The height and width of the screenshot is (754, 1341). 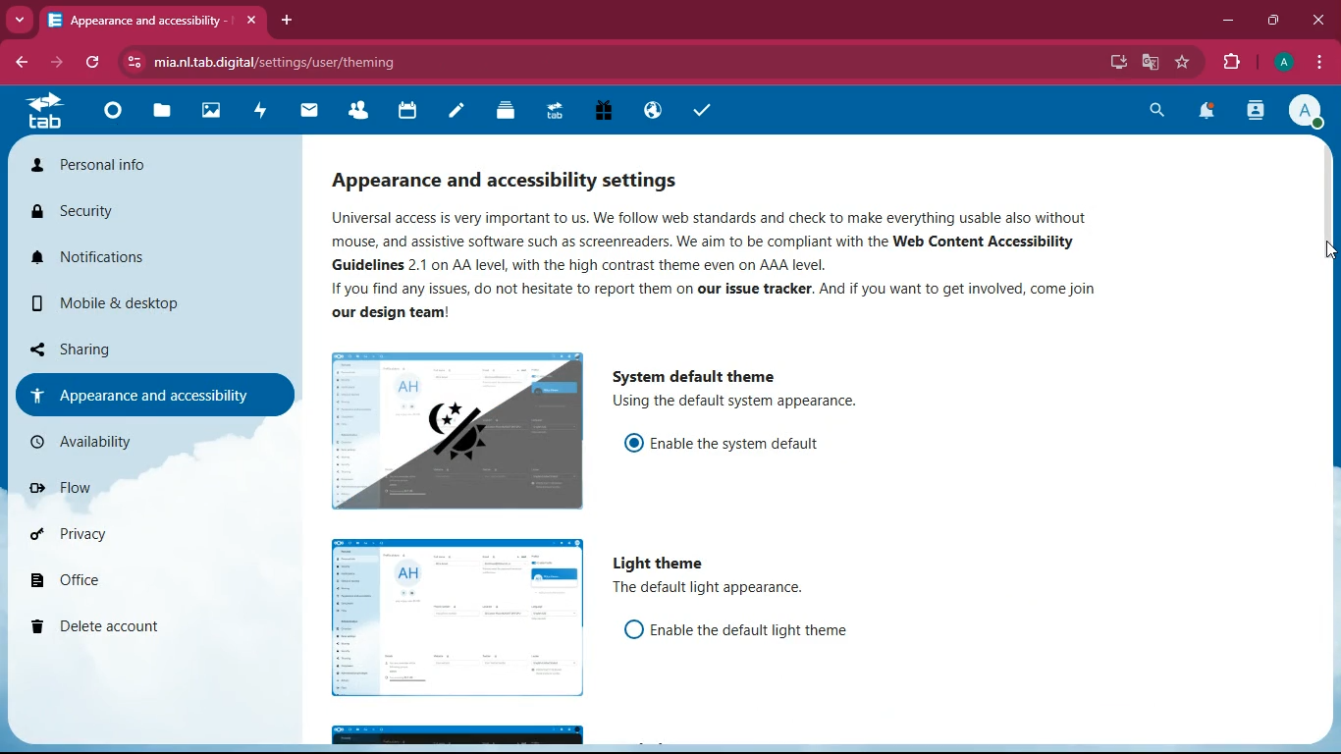 What do you see at coordinates (134, 256) in the screenshot?
I see `notifications` at bounding box center [134, 256].